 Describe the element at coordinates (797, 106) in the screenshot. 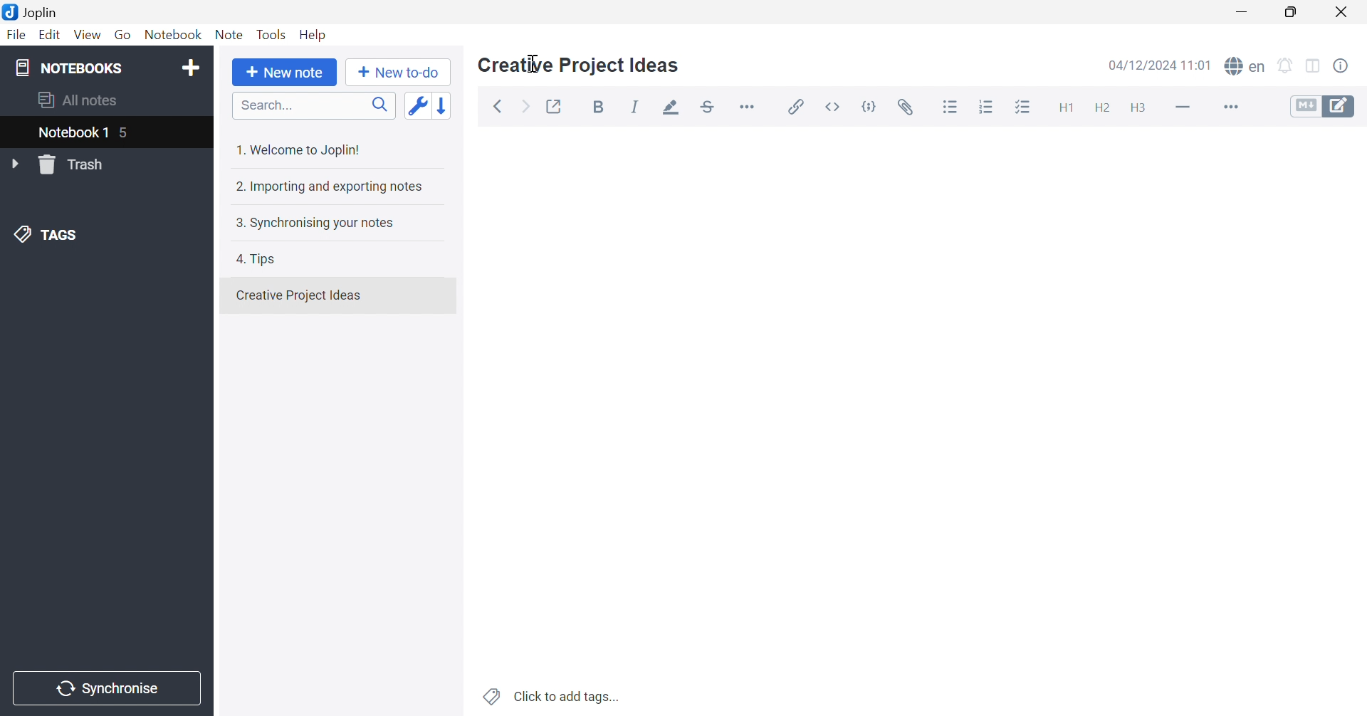

I see `Insert / edit link` at that location.